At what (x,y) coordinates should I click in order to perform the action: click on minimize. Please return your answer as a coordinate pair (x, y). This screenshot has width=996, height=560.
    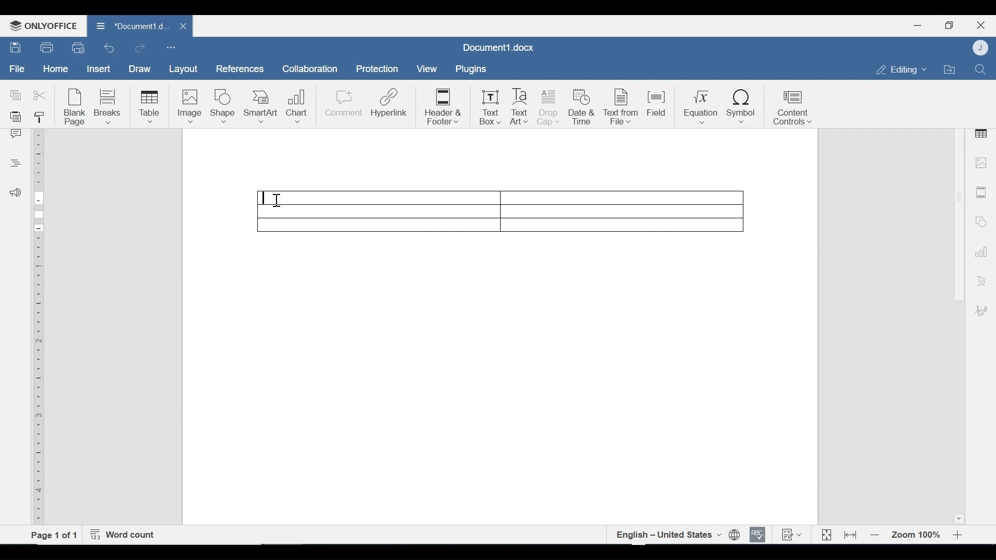
    Looking at the image, I should click on (918, 25).